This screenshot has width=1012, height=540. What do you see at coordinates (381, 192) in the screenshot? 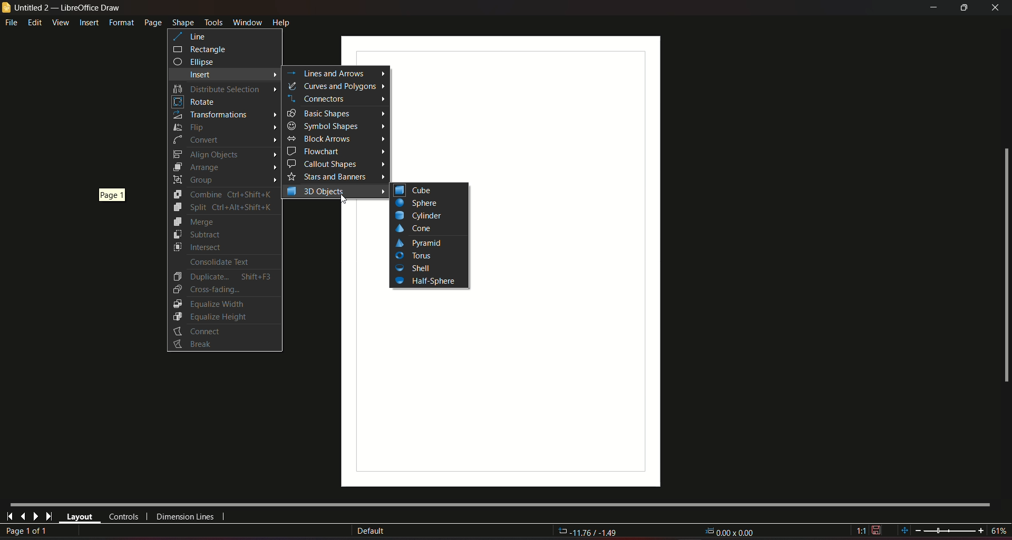
I see `Arrow` at bounding box center [381, 192].